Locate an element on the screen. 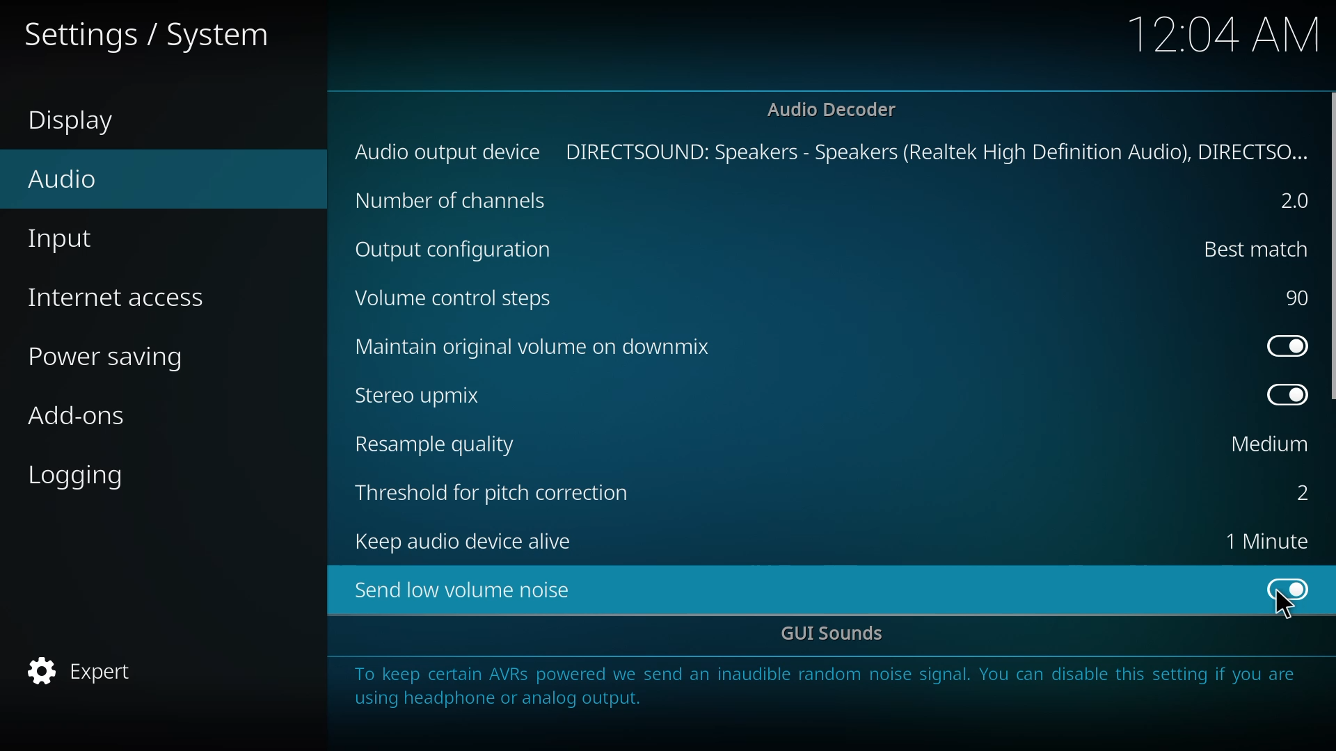 This screenshot has width=1336, height=751. expert is located at coordinates (88, 668).